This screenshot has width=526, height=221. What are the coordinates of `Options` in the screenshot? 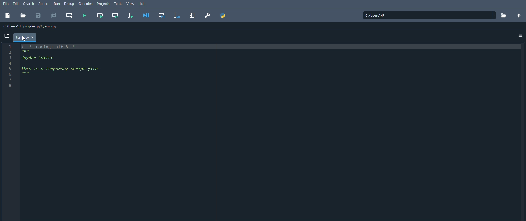 It's located at (520, 36).